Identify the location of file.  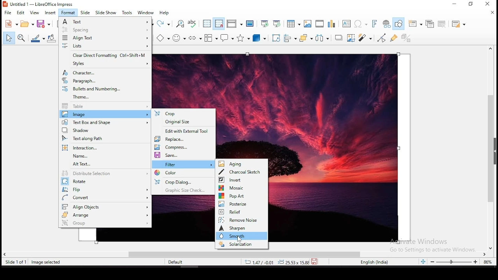
(7, 13).